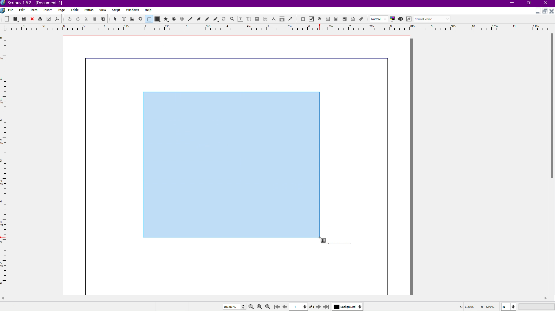 The image size is (555, 311). I want to click on PDF List Box, so click(344, 20).